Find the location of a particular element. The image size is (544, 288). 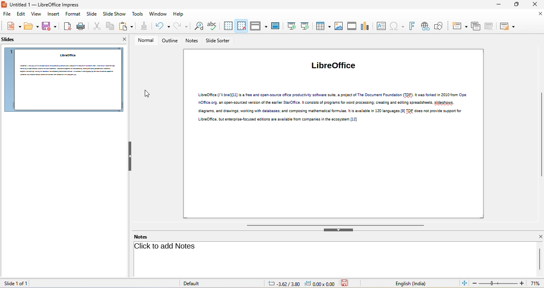

hyperlink is located at coordinates (426, 27).